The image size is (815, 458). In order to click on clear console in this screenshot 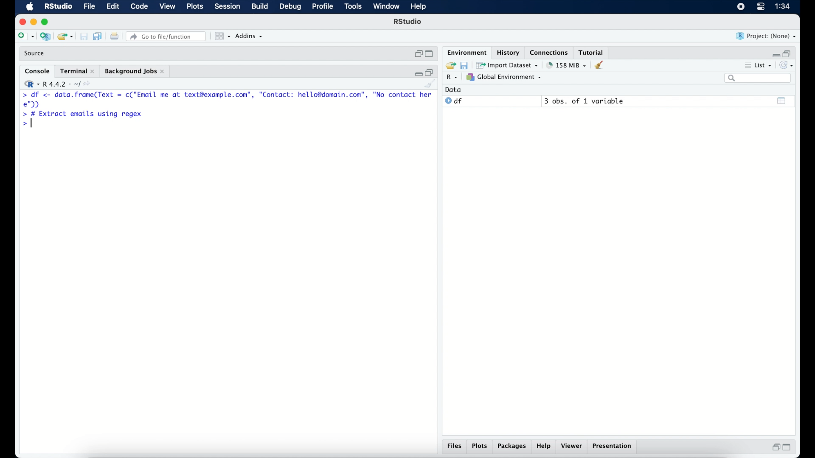, I will do `click(430, 84)`.